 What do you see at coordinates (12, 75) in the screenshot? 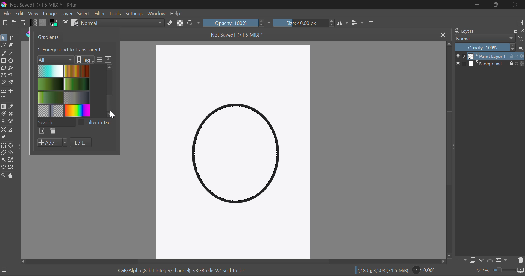
I see `Freehand Path Tool` at bounding box center [12, 75].